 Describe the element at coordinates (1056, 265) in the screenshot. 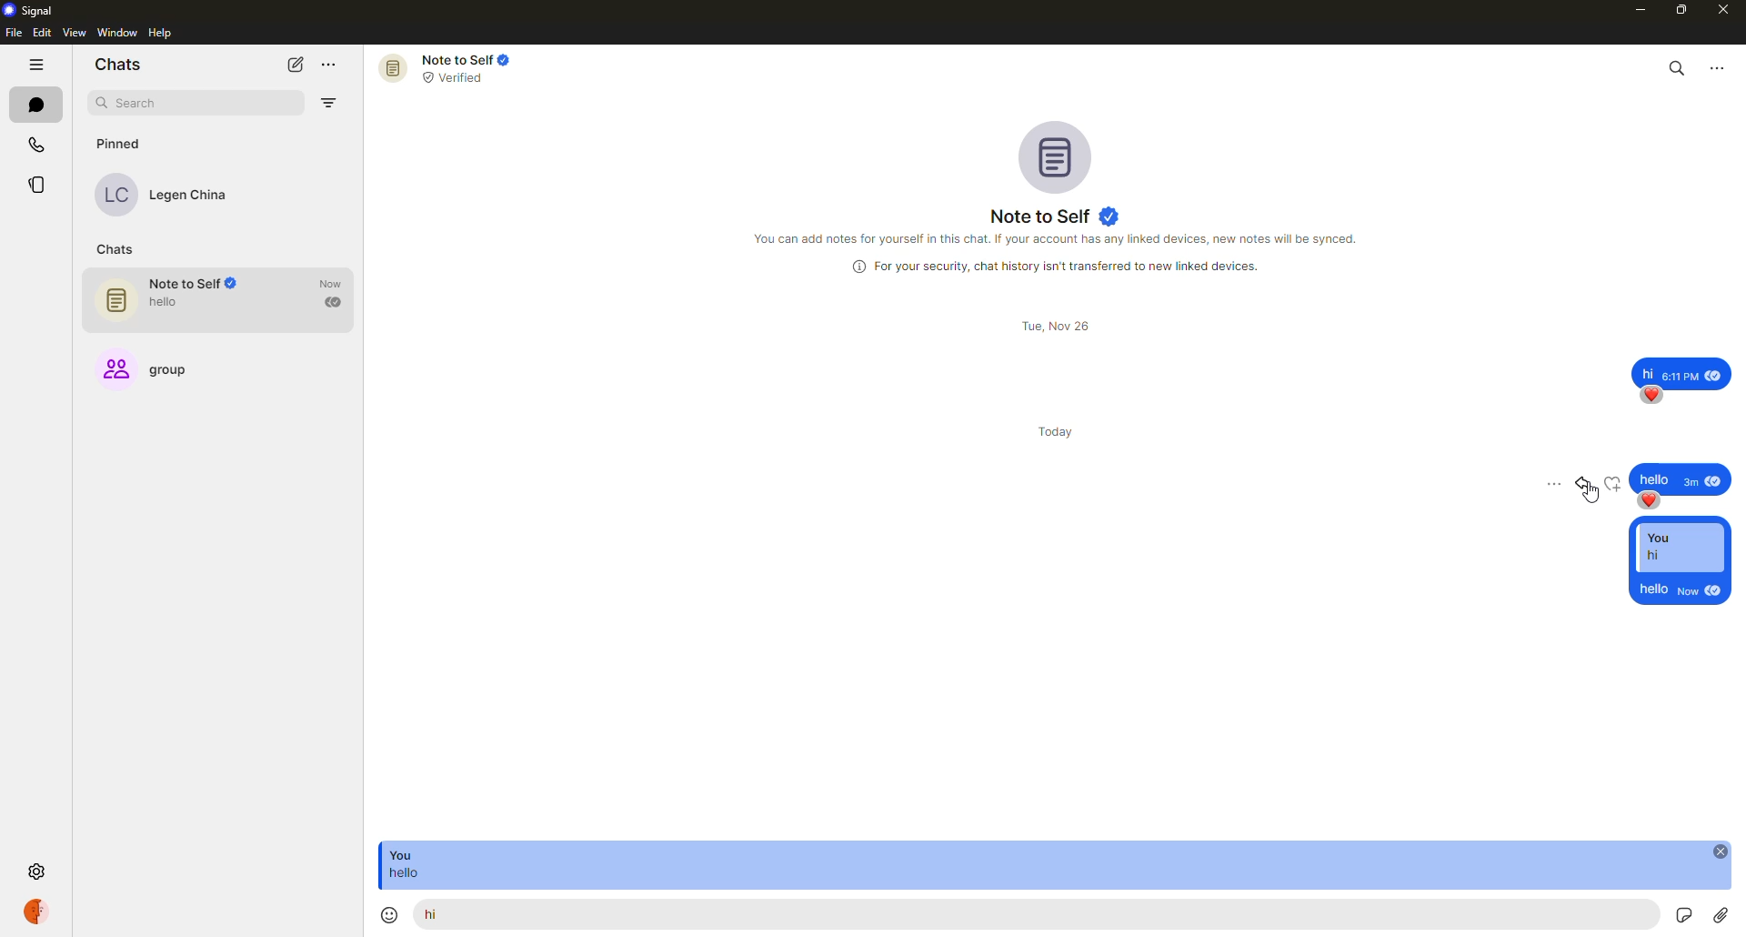

I see `info` at that location.